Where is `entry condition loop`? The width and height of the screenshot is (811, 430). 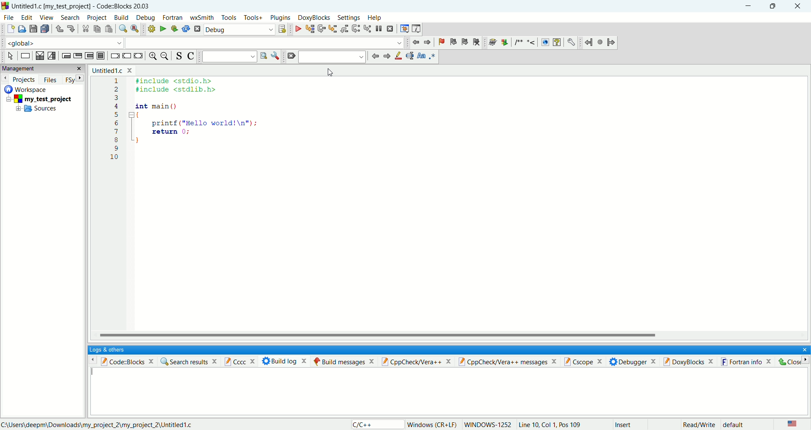
entry condition loop is located at coordinates (65, 55).